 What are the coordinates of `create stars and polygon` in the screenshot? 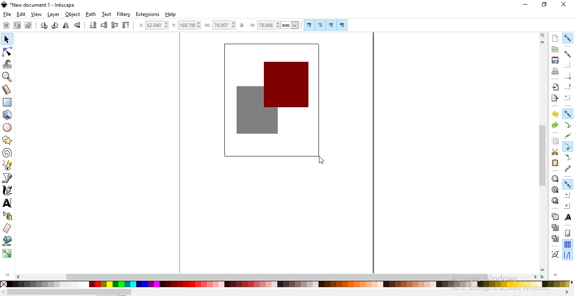 It's located at (8, 140).